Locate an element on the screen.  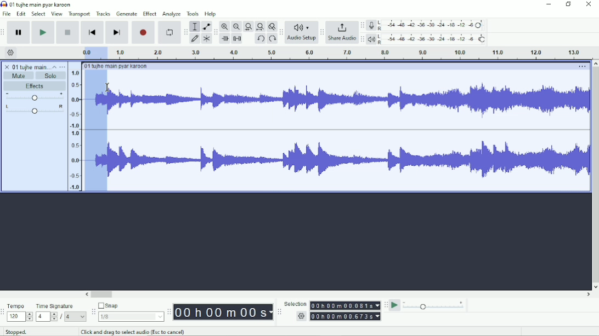
Skip to end is located at coordinates (117, 33).